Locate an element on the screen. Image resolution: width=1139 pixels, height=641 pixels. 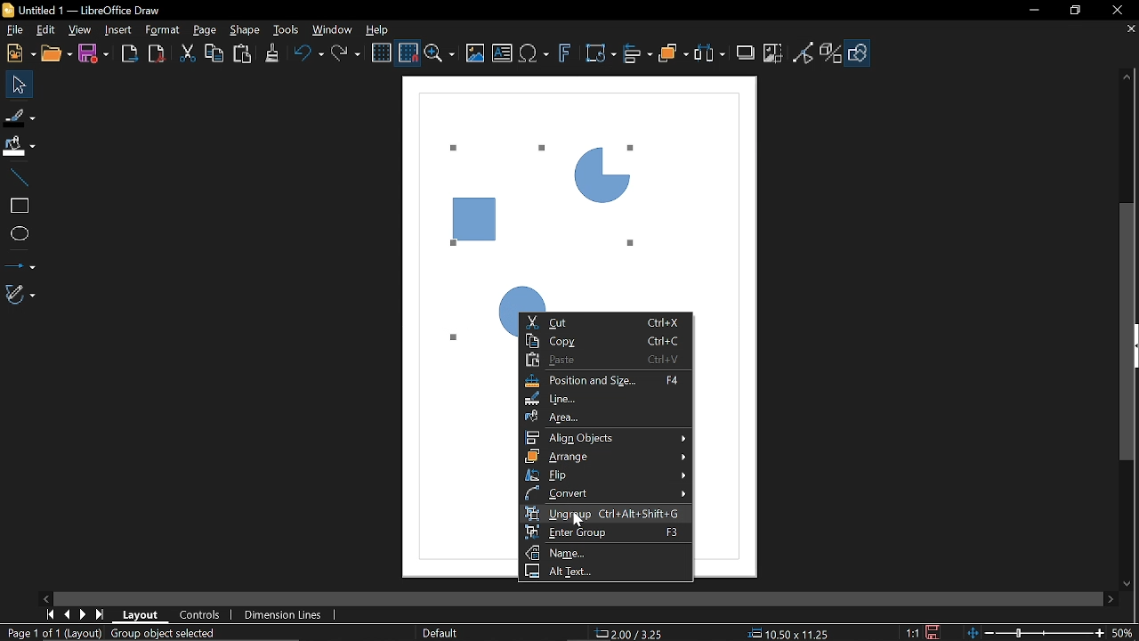
Zoom is located at coordinates (442, 53).